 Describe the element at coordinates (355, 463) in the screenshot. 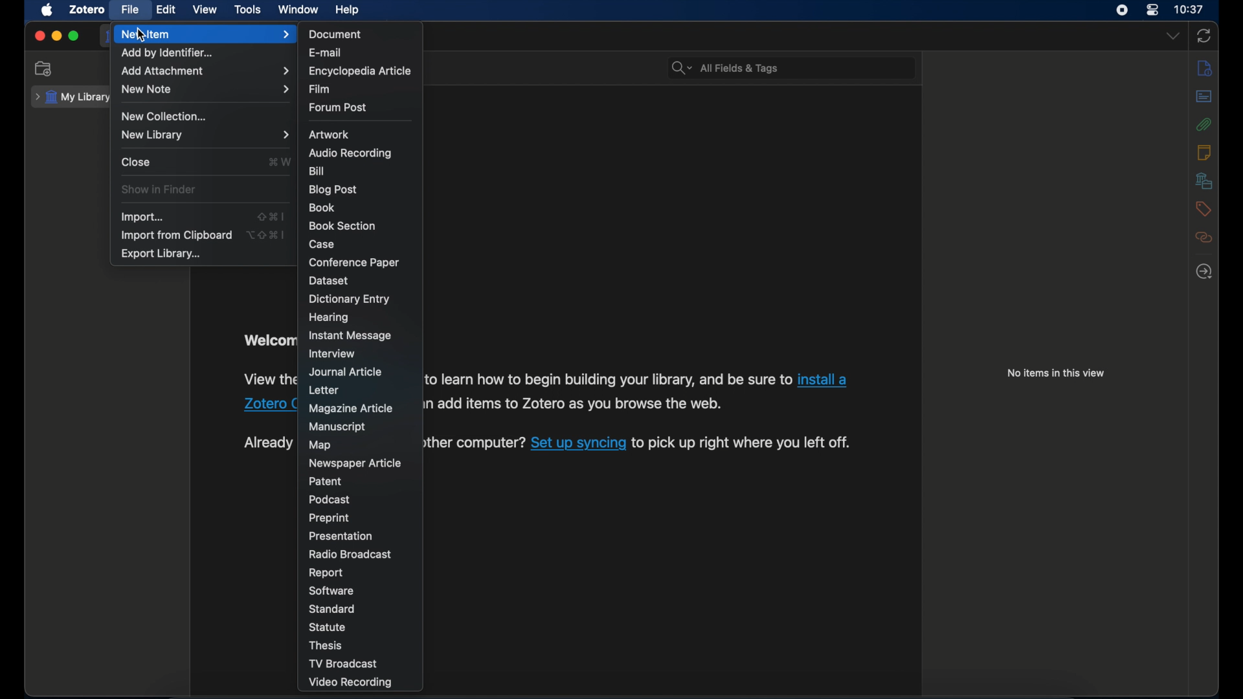

I see `newspaper article` at that location.